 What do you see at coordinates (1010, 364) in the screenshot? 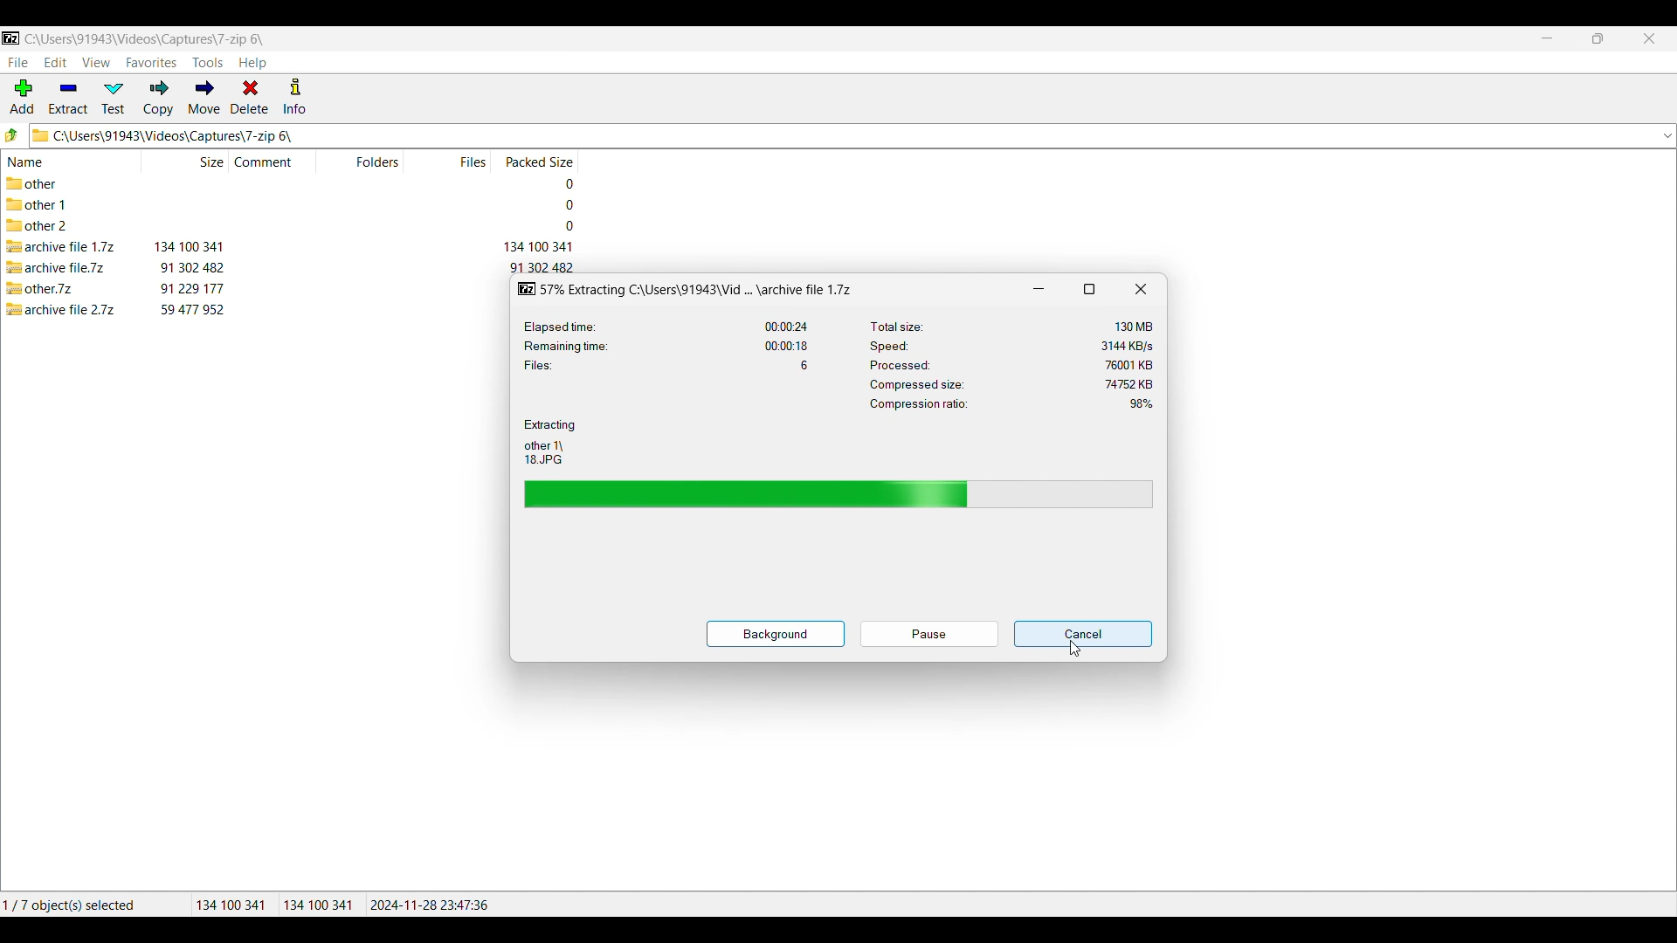
I see `Processed: 76001 KB` at bounding box center [1010, 364].